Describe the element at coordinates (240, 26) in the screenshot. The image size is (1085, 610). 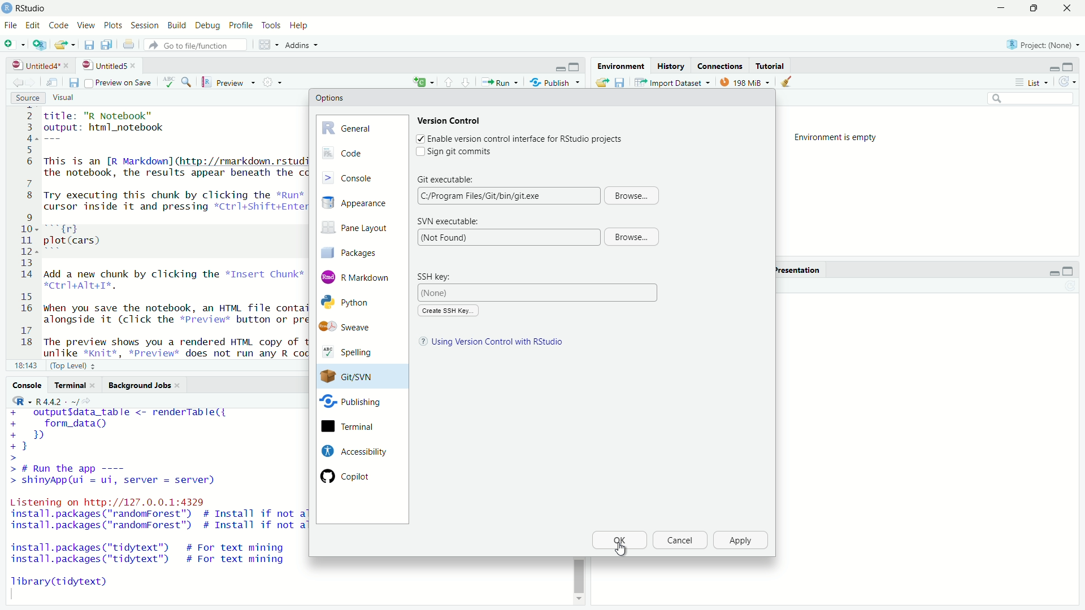
I see `Profile` at that location.